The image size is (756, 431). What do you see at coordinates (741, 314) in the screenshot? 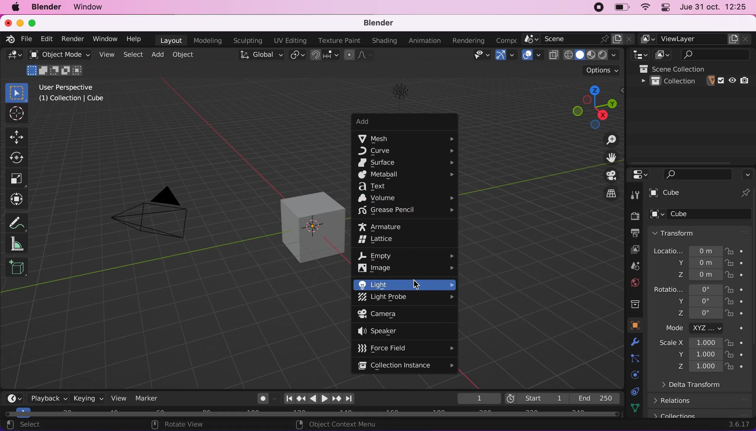
I see `lock` at bounding box center [741, 314].